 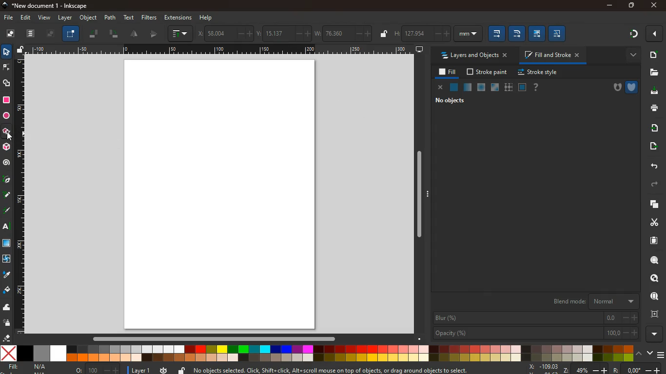 I want to click on tilt, so click(x=96, y=35).